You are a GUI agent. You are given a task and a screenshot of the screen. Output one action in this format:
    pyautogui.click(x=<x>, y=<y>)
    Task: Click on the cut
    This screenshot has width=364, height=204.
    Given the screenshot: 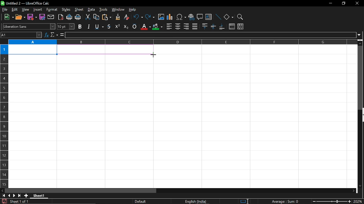 What is the action you would take?
    pyautogui.click(x=88, y=17)
    